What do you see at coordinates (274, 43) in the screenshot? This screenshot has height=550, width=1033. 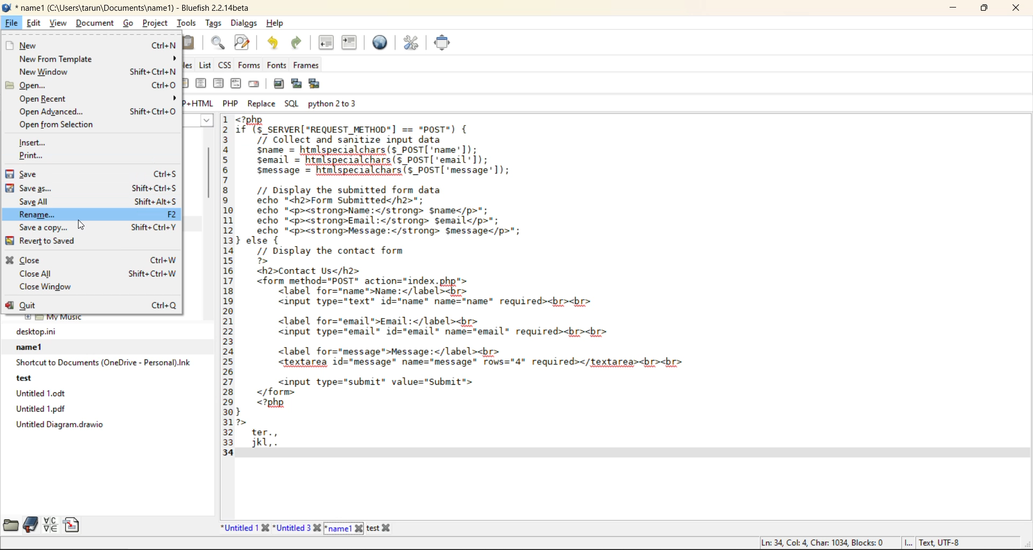 I see `undo` at bounding box center [274, 43].